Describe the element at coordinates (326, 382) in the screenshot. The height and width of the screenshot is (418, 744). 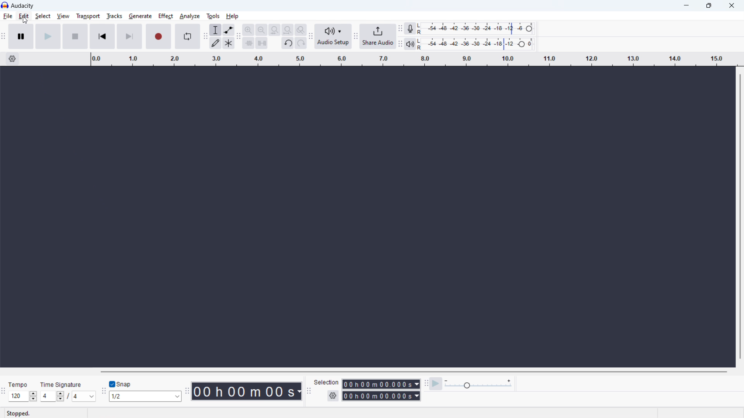
I see `Indicates section for duration of selection` at that location.